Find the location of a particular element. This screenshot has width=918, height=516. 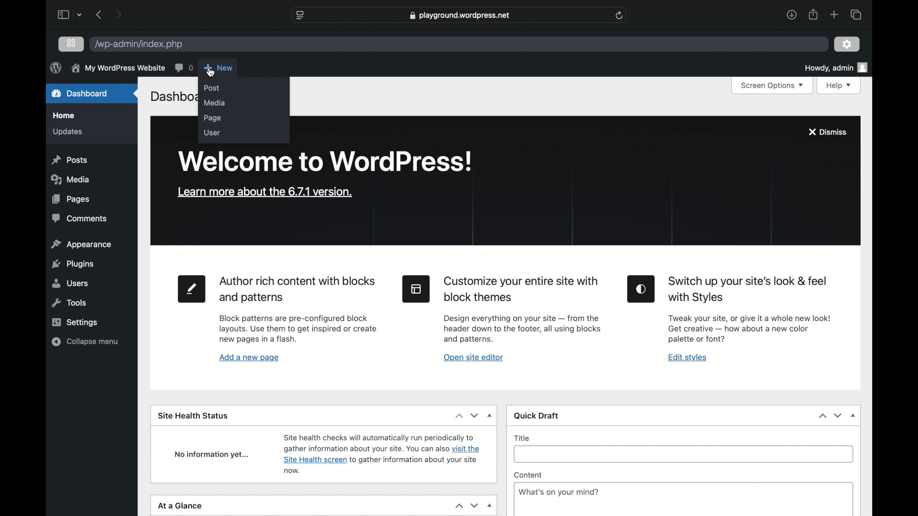

welcome to wordpress is located at coordinates (326, 162).